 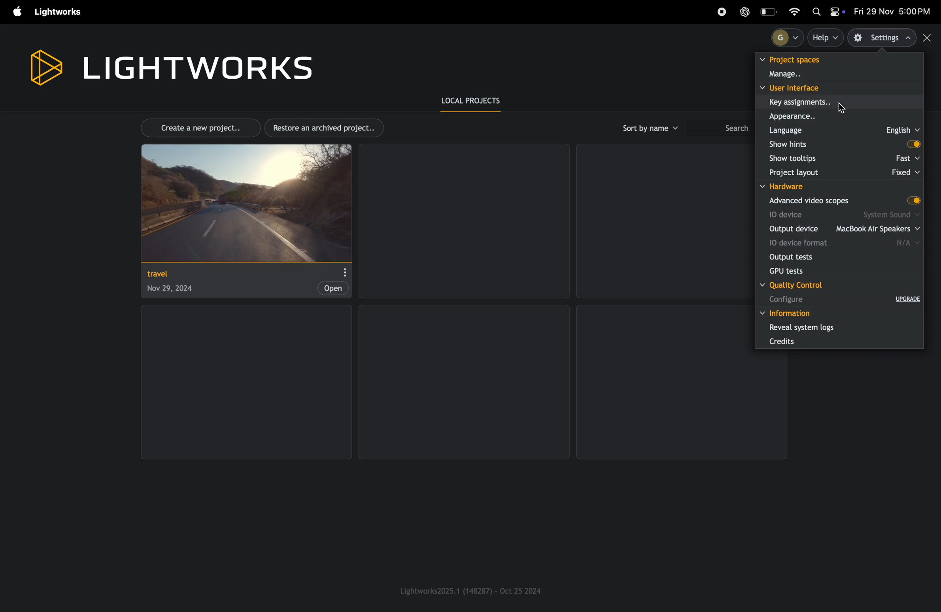 I want to click on wifi, so click(x=798, y=11).